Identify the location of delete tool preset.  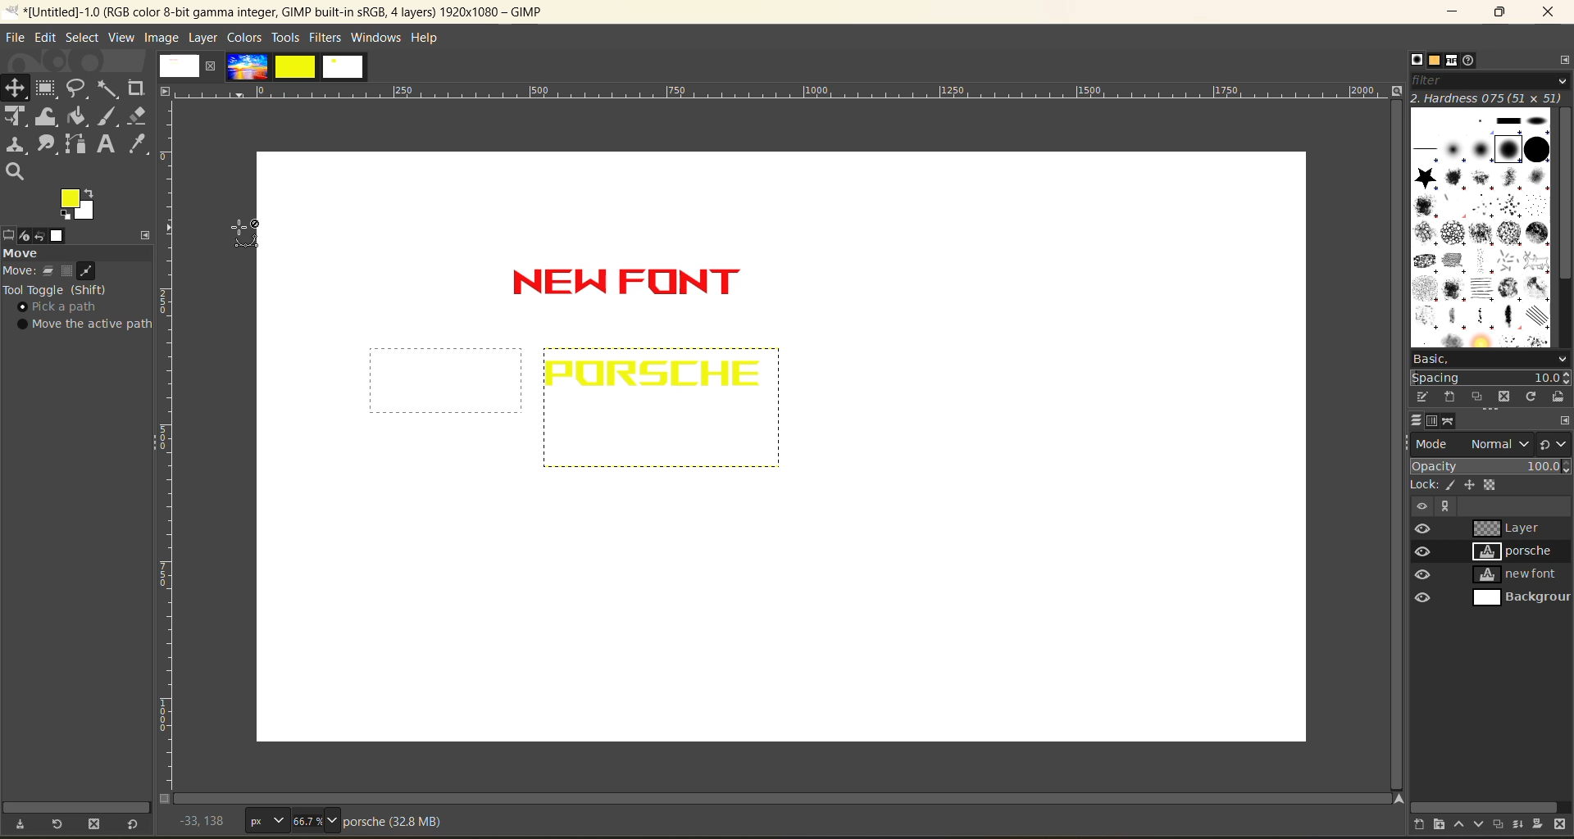
(94, 825).